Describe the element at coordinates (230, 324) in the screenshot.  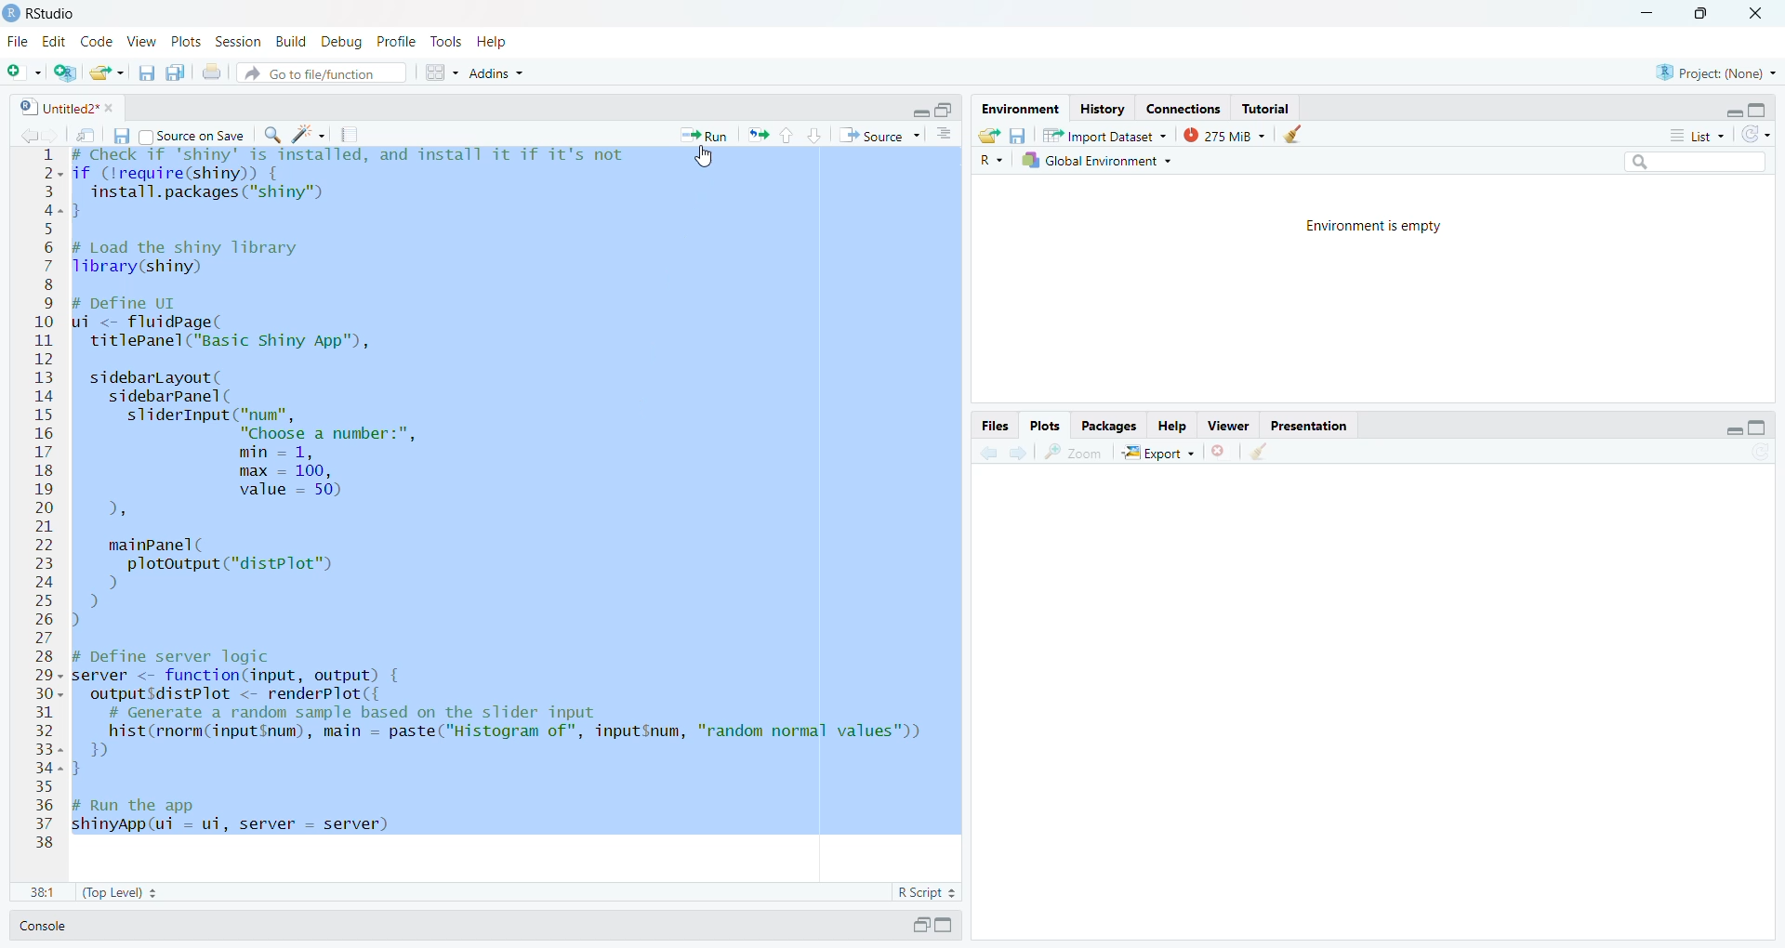
I see `# Define UI ui <- fluidpage(titlePanel ("Basic Shiny App"),` at that location.